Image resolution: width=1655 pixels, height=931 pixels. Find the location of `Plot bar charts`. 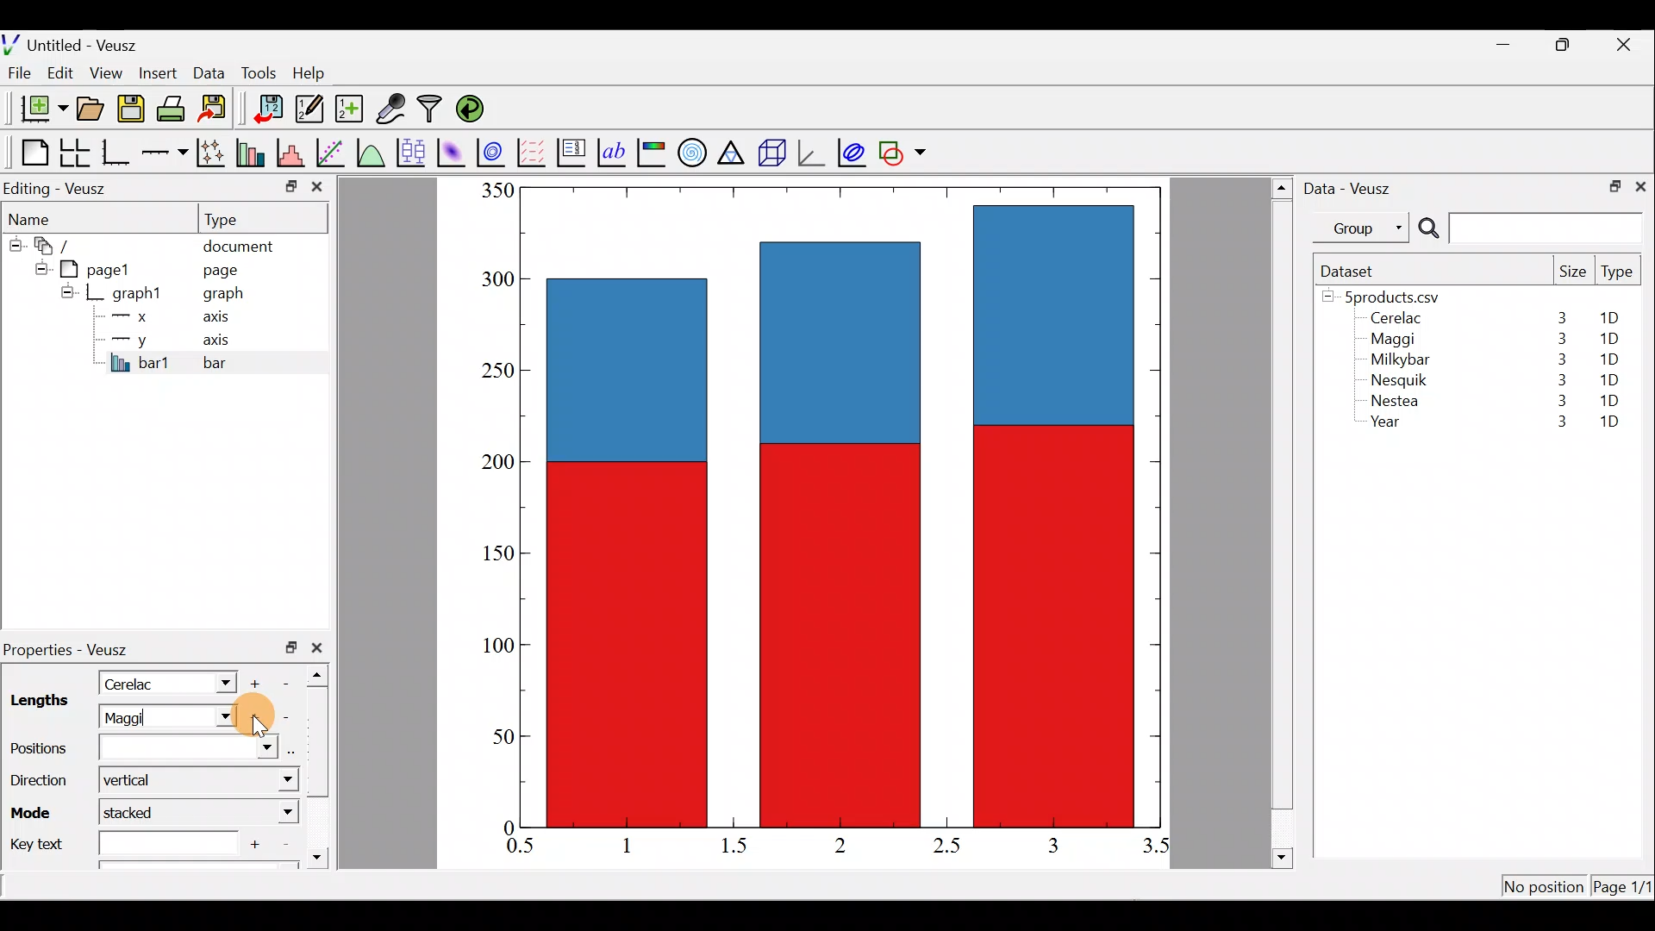

Plot bar charts is located at coordinates (253, 151).